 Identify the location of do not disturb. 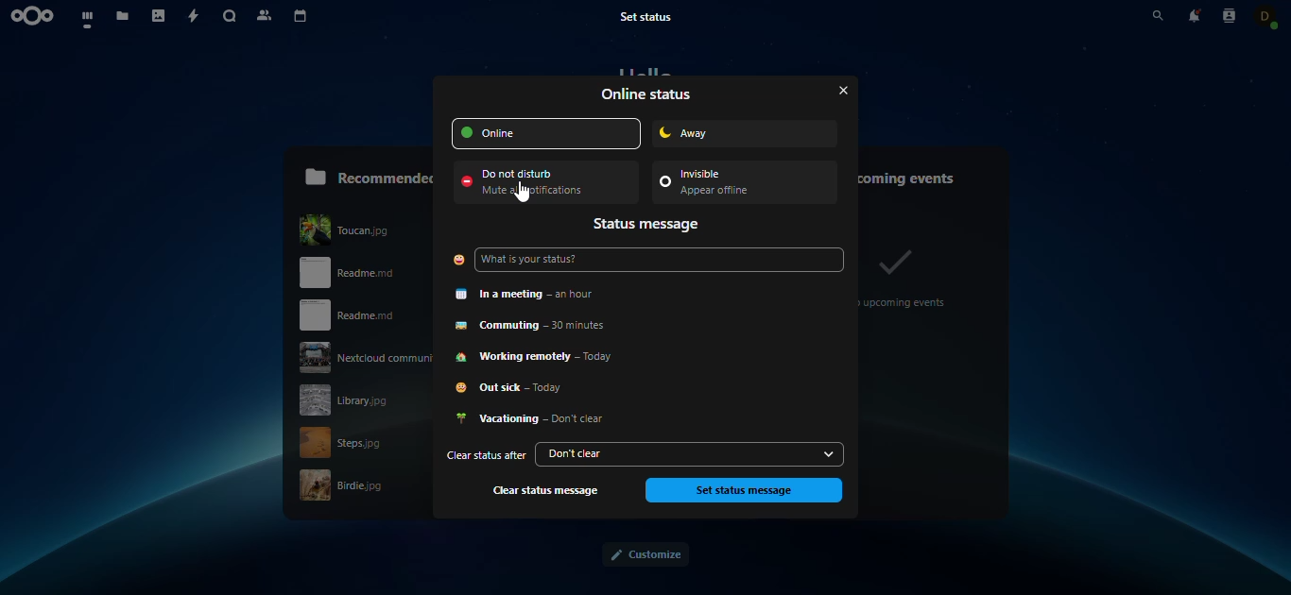
(539, 182).